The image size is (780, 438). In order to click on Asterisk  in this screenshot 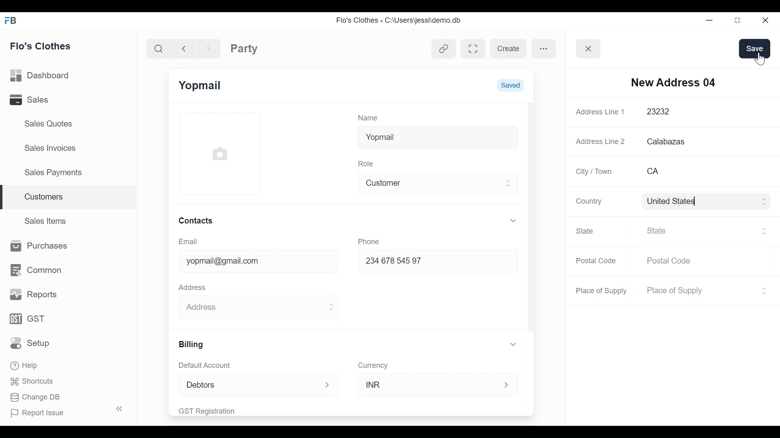, I will do `click(765, 171)`.